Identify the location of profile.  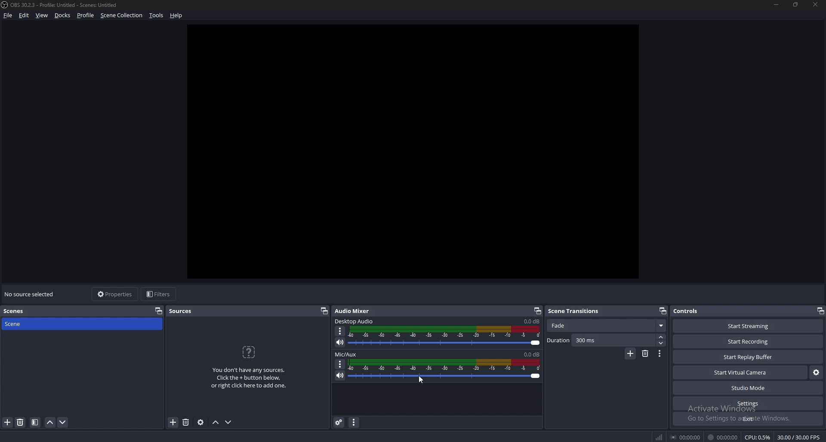
(87, 15).